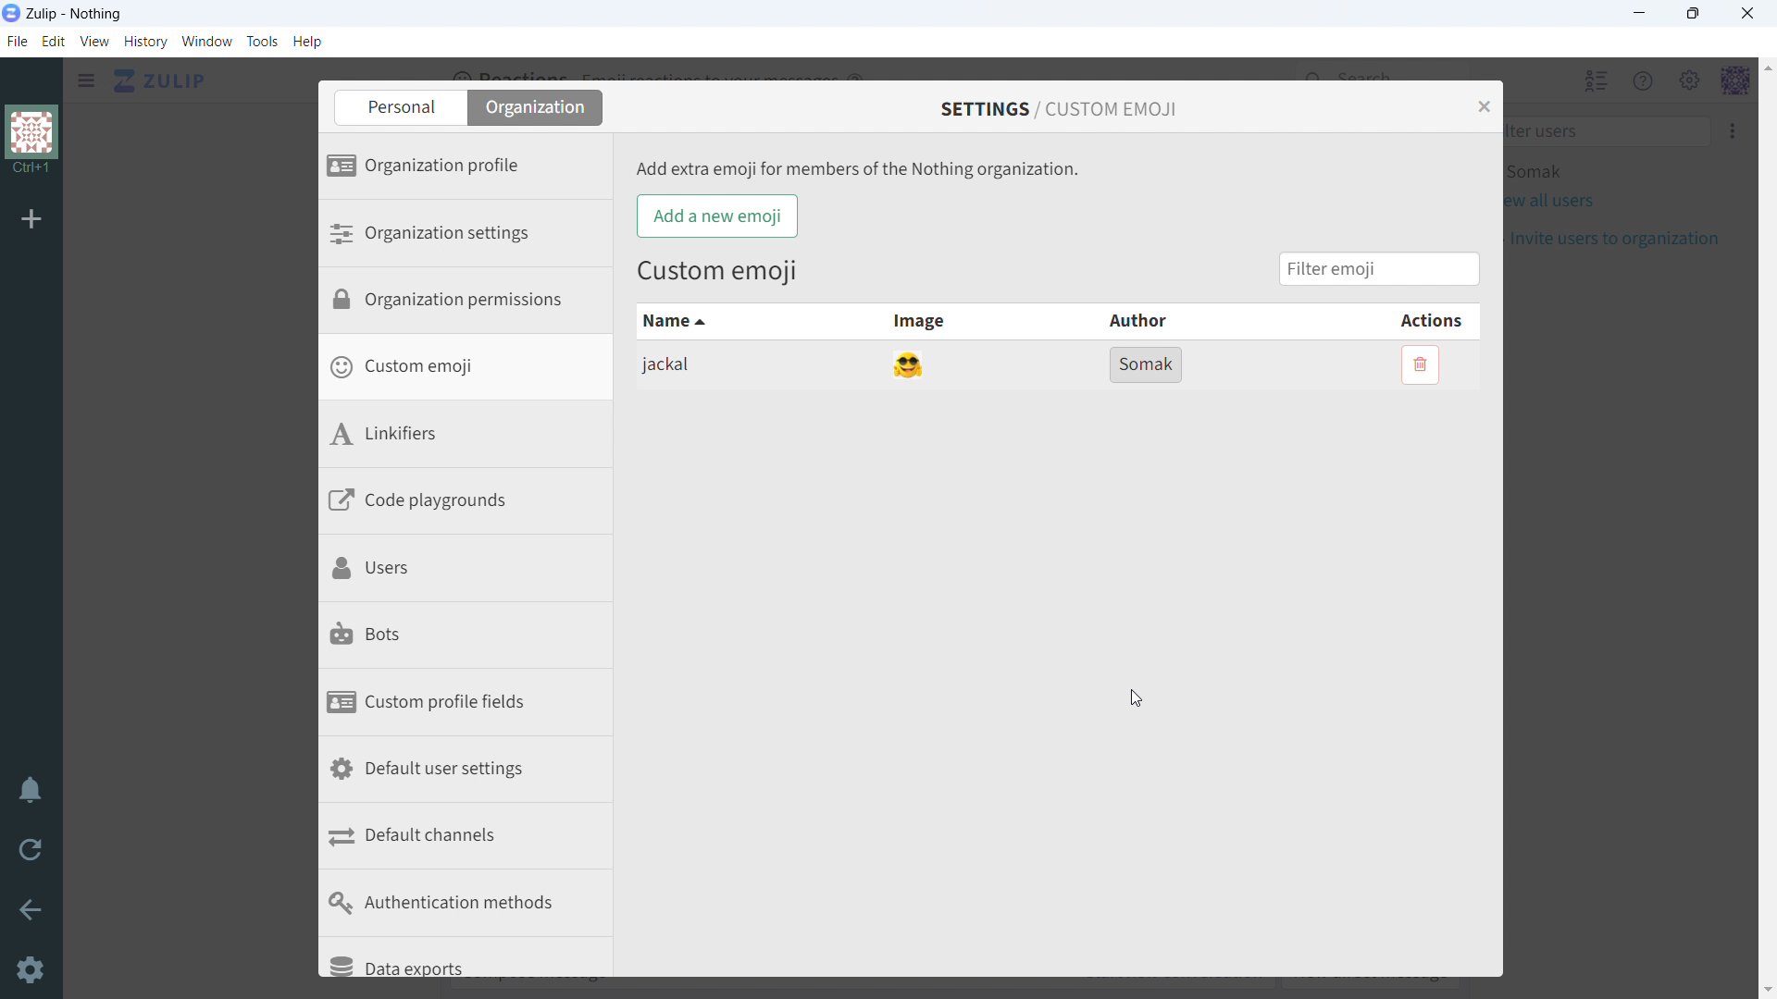 The width and height of the screenshot is (1777, 999). I want to click on users, so click(474, 570).